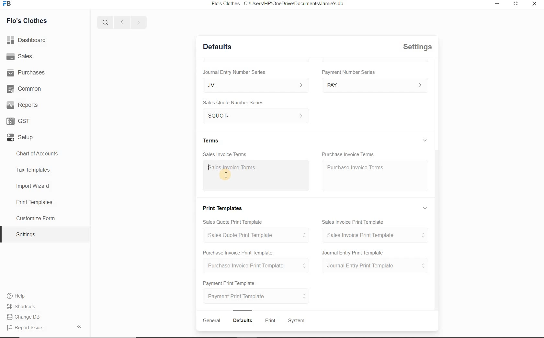 The image size is (544, 338). What do you see at coordinates (271, 321) in the screenshot?
I see `Print` at bounding box center [271, 321].